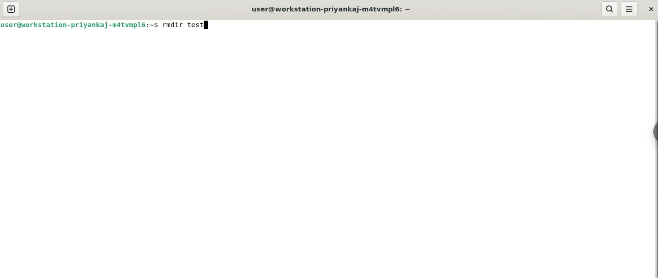 The height and width of the screenshot is (278, 658). Describe the element at coordinates (650, 9) in the screenshot. I see `close` at that location.